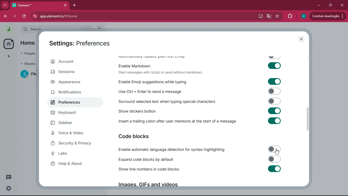  I want to click on close, so click(343, 5).